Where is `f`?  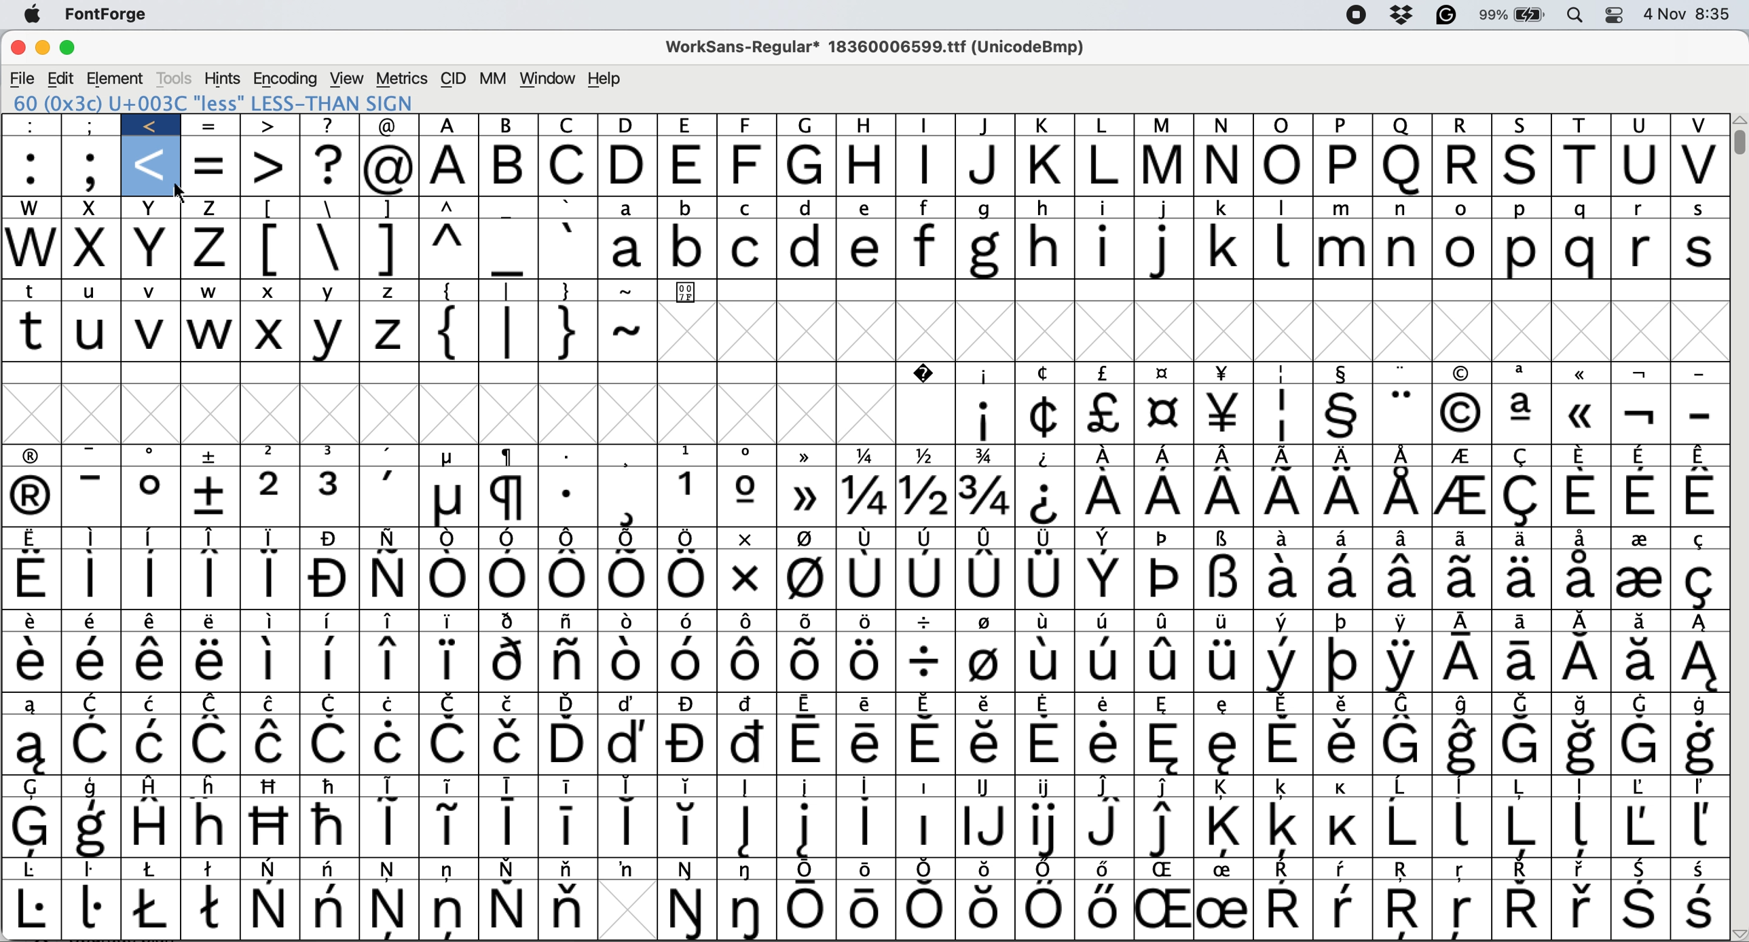
f is located at coordinates (920, 208).